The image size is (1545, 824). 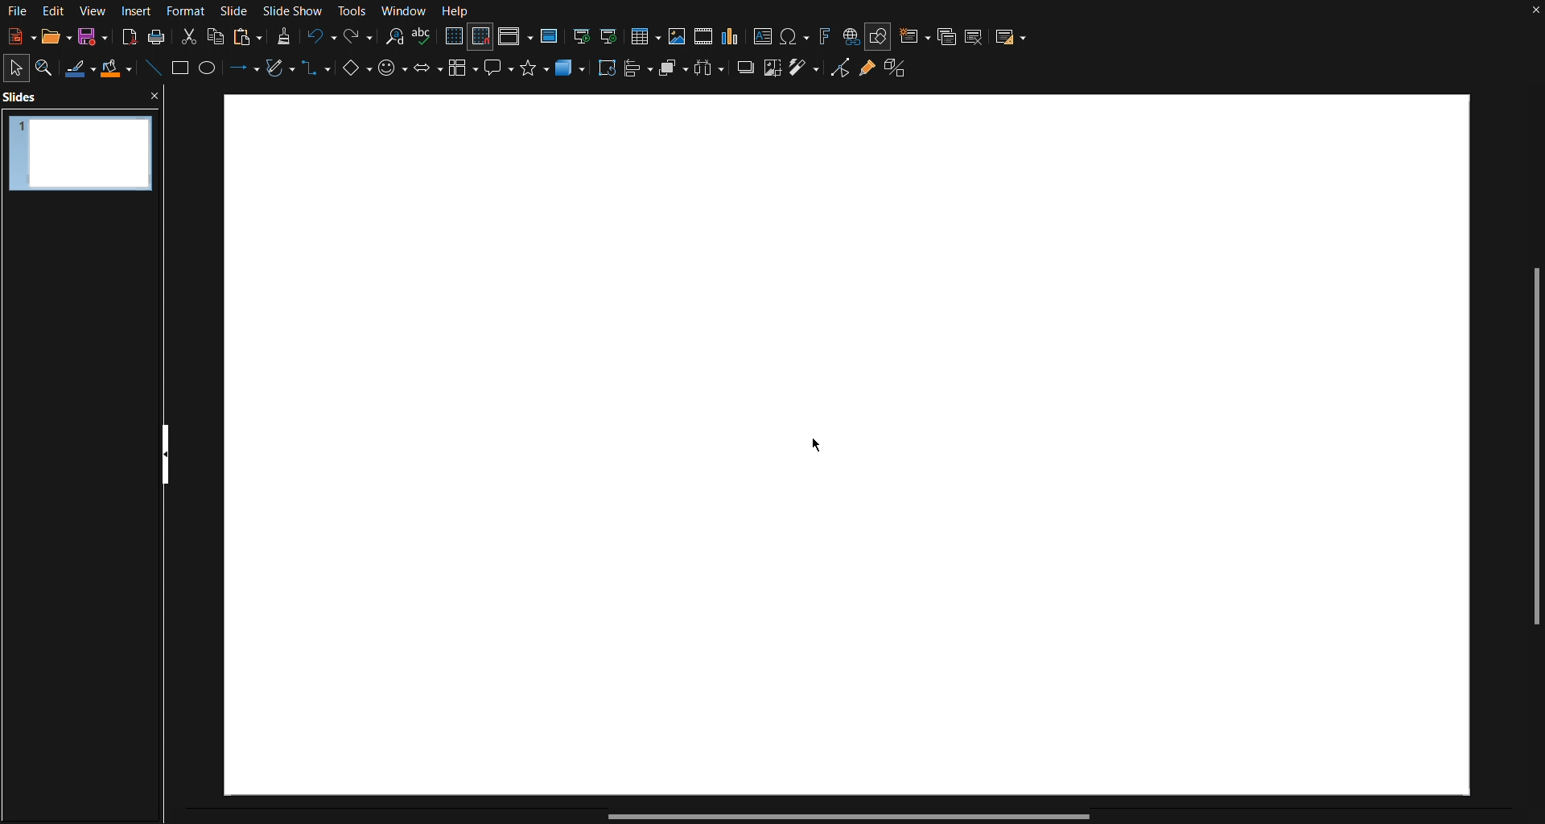 I want to click on Insert media, so click(x=703, y=35).